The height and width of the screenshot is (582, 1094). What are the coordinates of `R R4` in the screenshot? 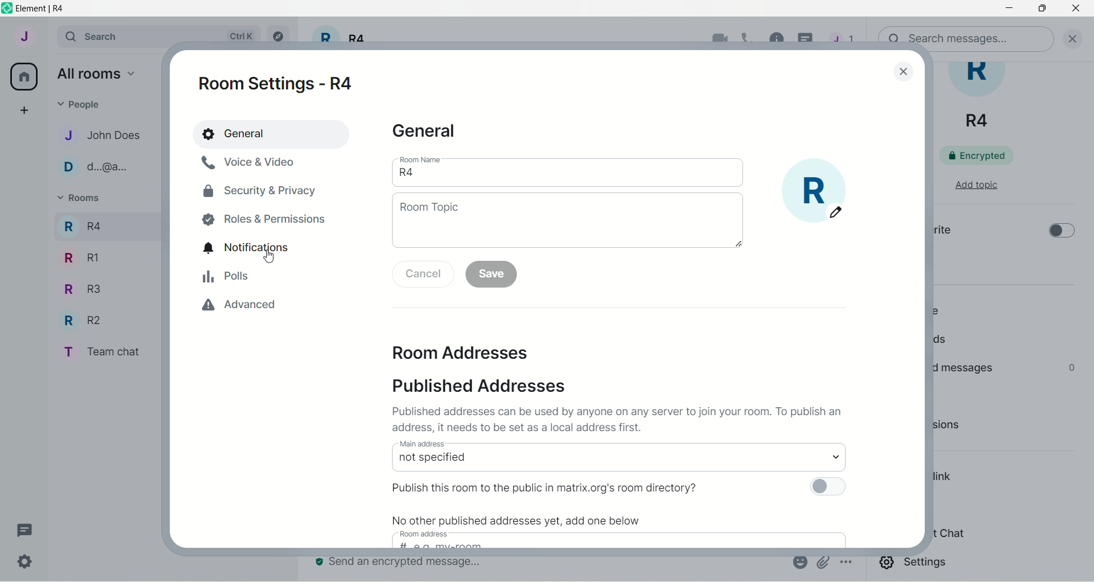 It's located at (81, 224).